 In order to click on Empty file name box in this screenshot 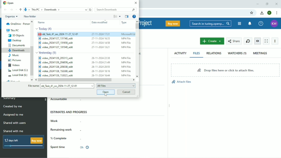, I will do `click(67, 86)`.